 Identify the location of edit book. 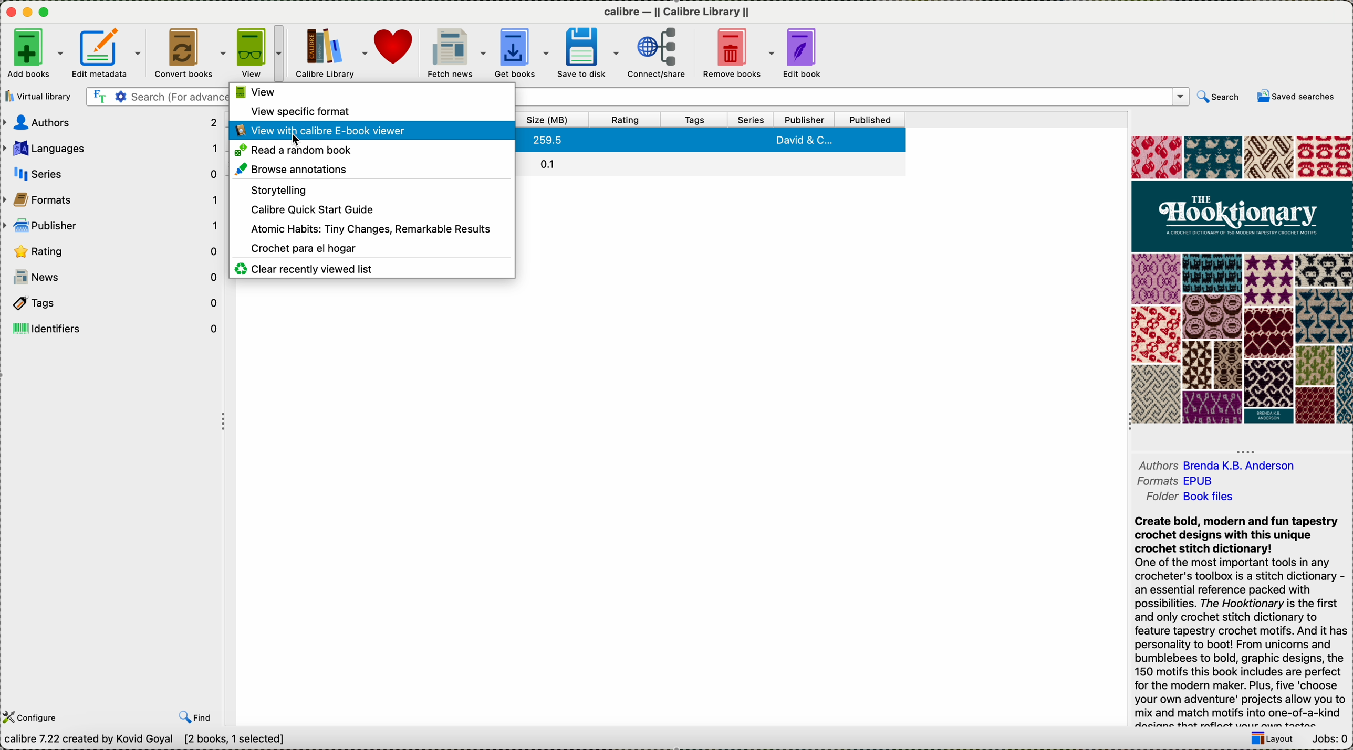
(803, 52).